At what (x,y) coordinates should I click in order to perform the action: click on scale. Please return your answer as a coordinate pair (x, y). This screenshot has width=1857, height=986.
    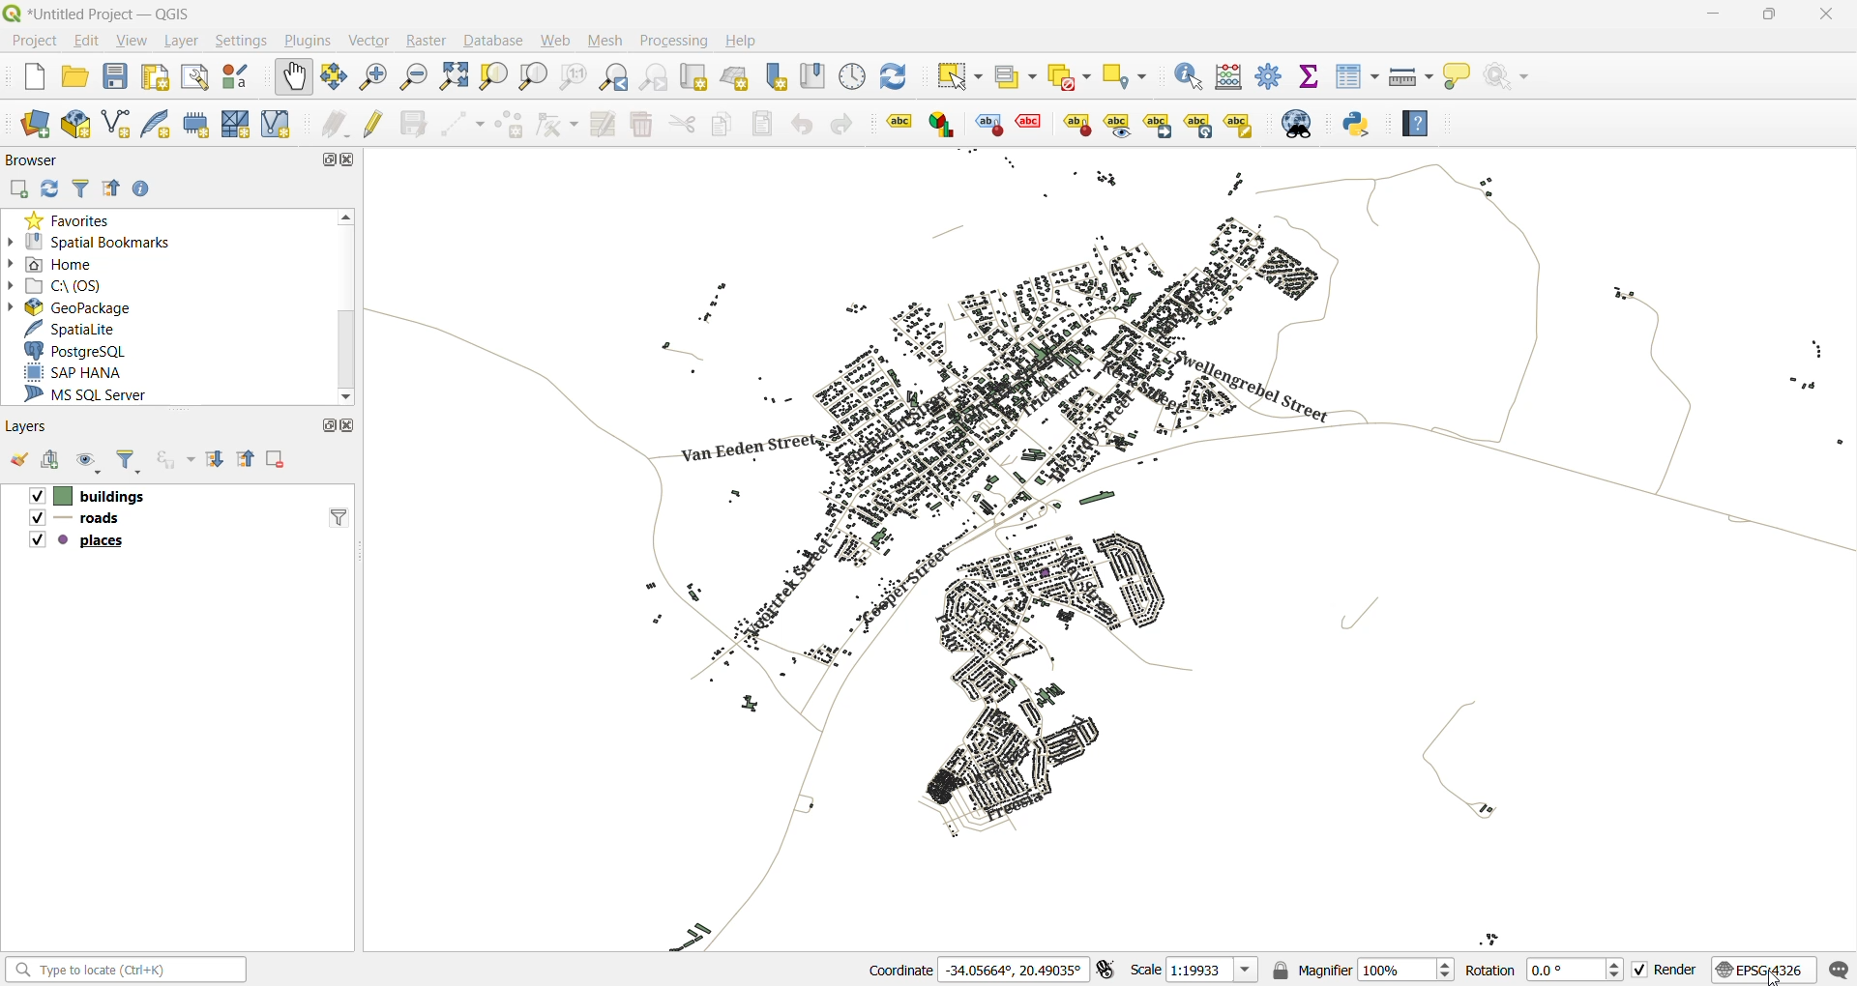
    Looking at the image, I should click on (1195, 969).